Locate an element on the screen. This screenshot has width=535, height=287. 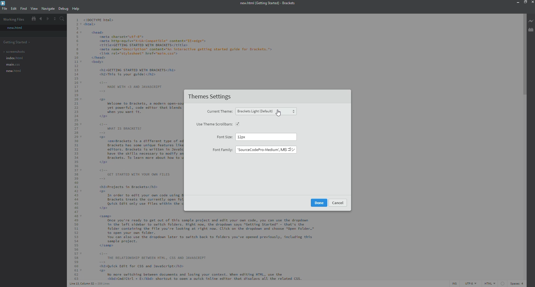
themes is located at coordinates (211, 97).